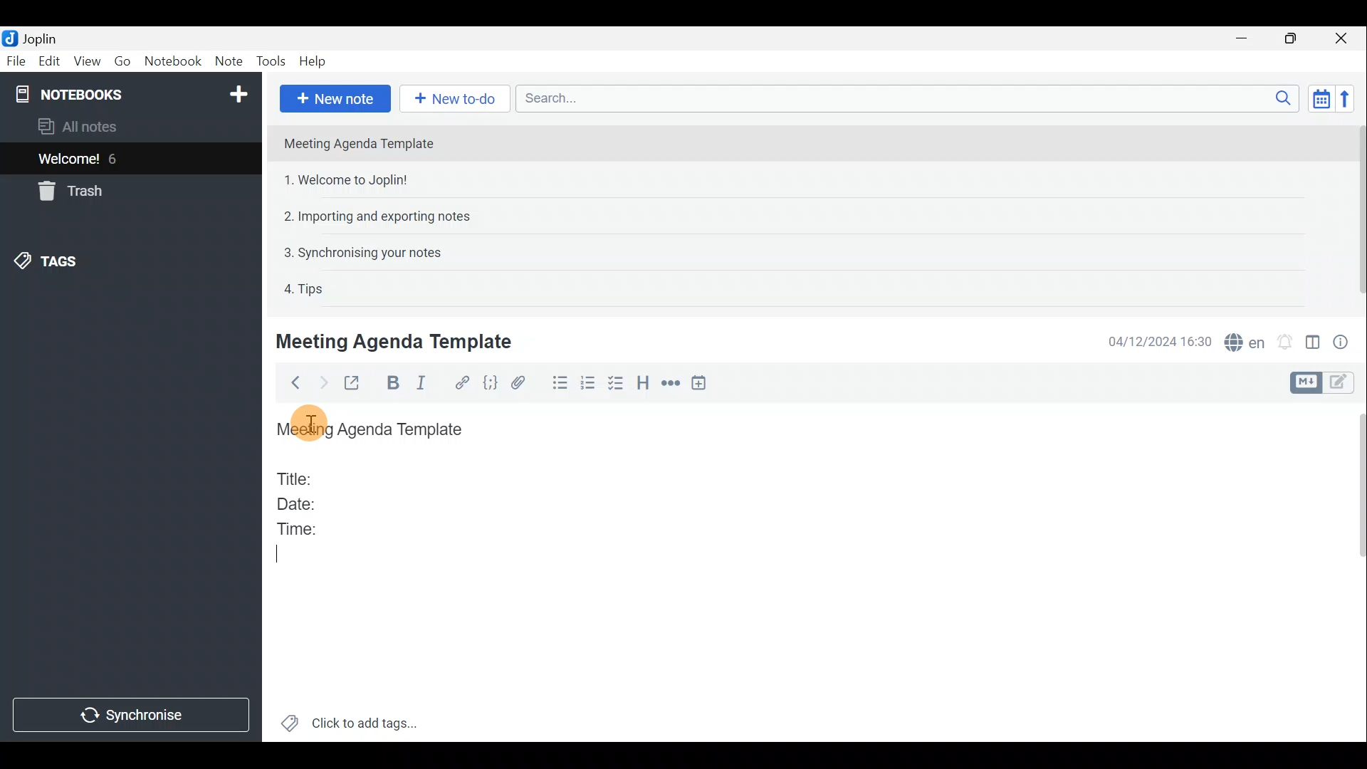 This screenshot has height=769, width=1367. Describe the element at coordinates (391, 383) in the screenshot. I see `Bold` at that location.